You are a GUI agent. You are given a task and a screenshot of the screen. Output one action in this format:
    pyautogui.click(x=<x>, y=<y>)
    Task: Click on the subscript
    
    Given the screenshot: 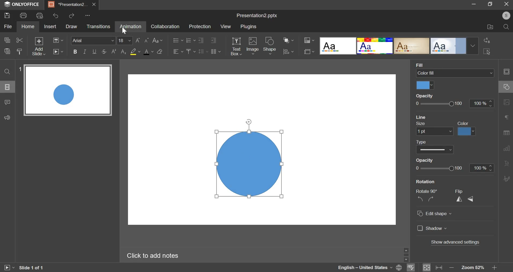 What is the action you would take?
    pyautogui.click(x=123, y=52)
    